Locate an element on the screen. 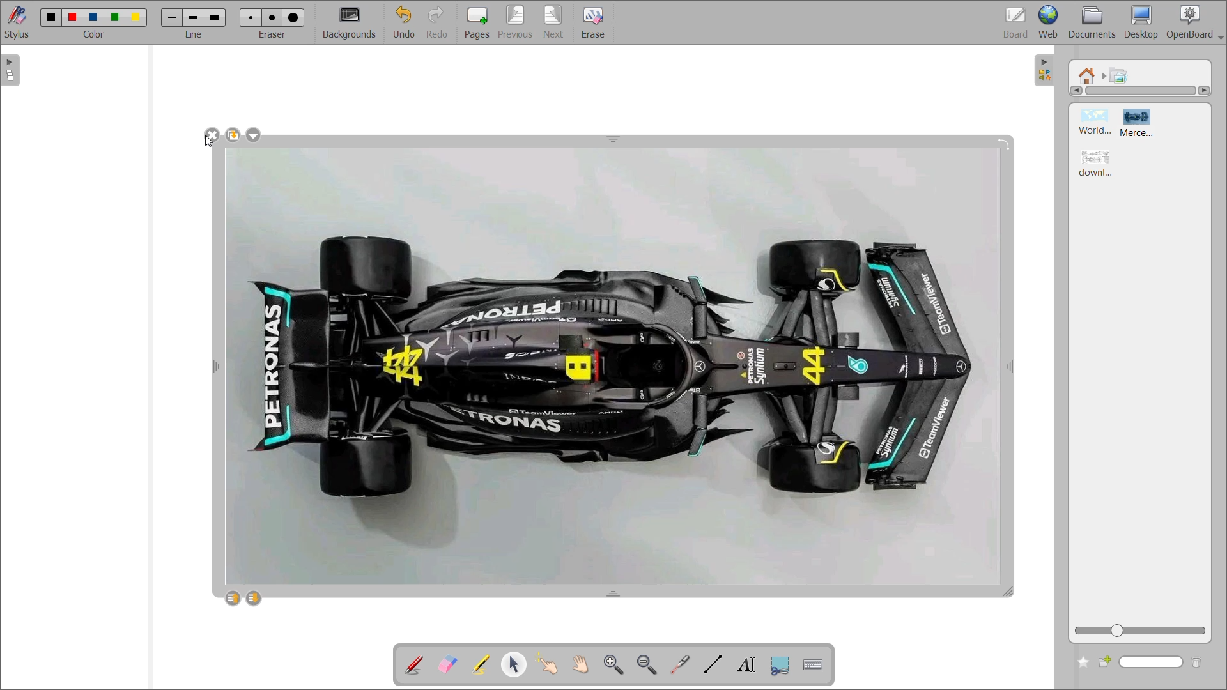 The image size is (1227, 690). erase is located at coordinates (594, 23).